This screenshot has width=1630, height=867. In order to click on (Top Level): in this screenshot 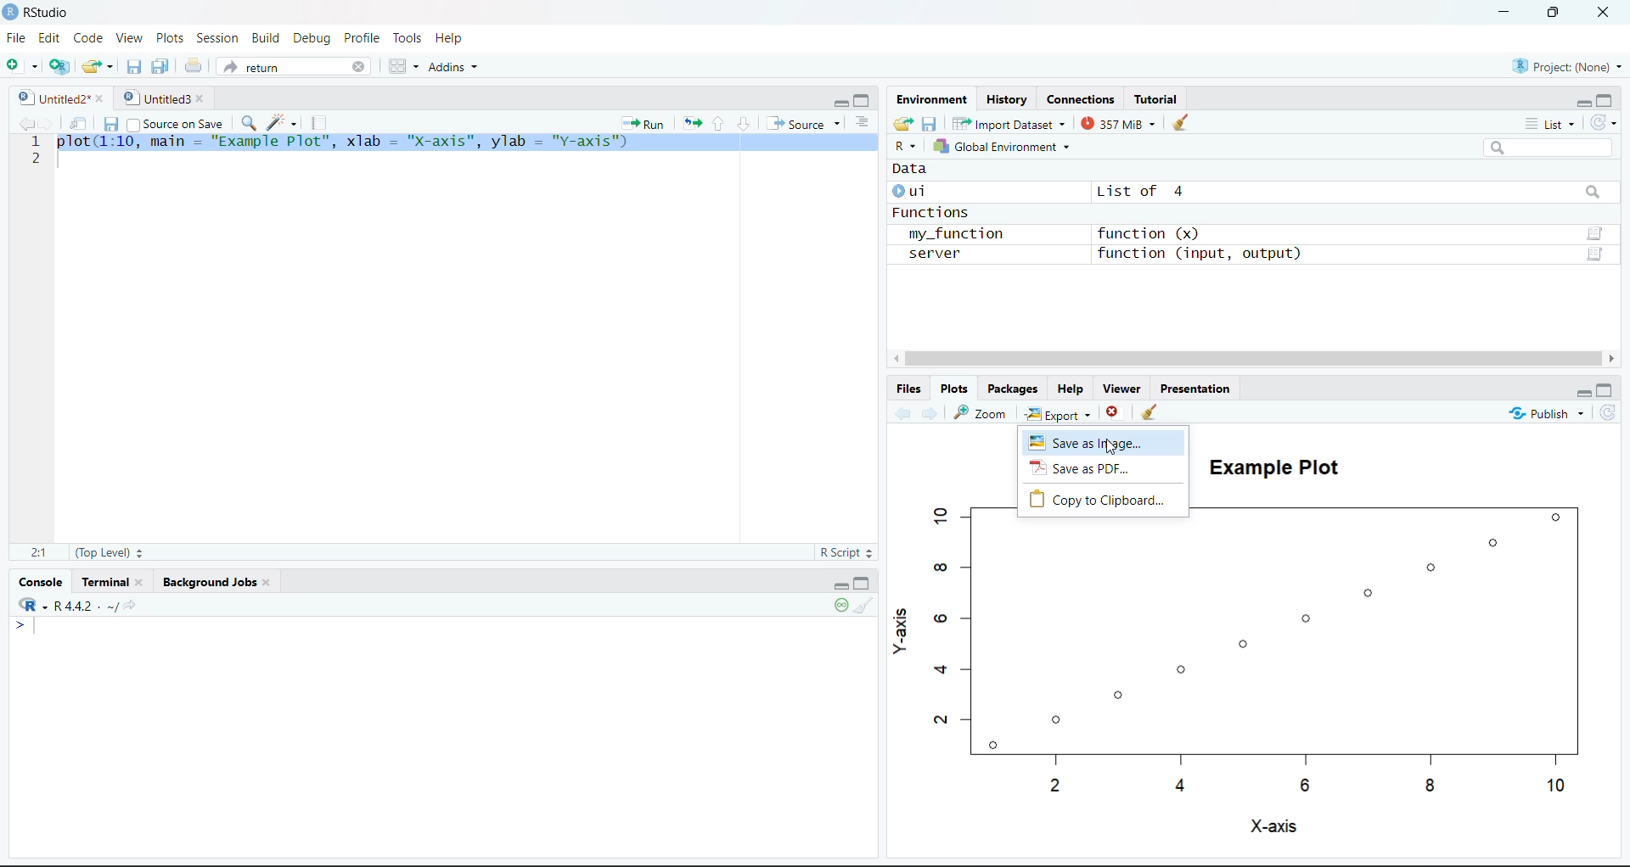, I will do `click(107, 551)`.